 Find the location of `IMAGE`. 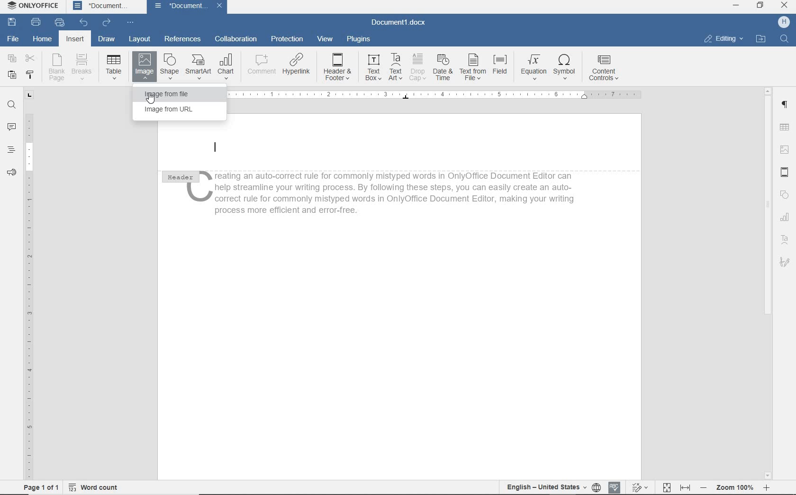

IMAGE is located at coordinates (145, 67).